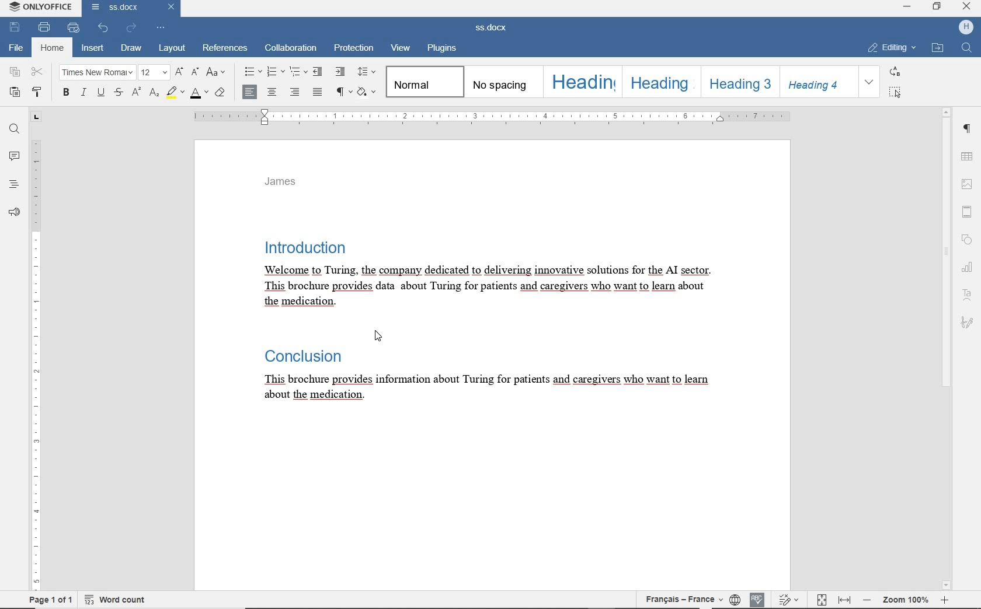  What do you see at coordinates (968, 184) in the screenshot?
I see `IMAGE` at bounding box center [968, 184].